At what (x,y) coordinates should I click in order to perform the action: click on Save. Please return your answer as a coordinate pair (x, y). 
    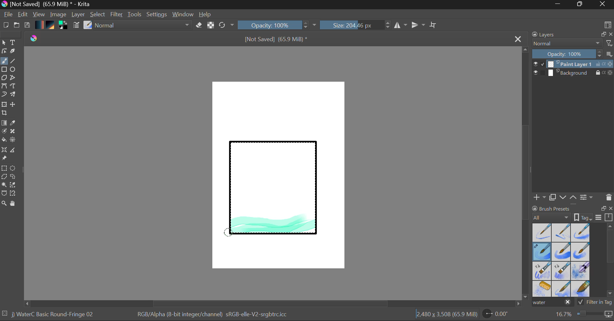
    Looking at the image, I should click on (27, 26).